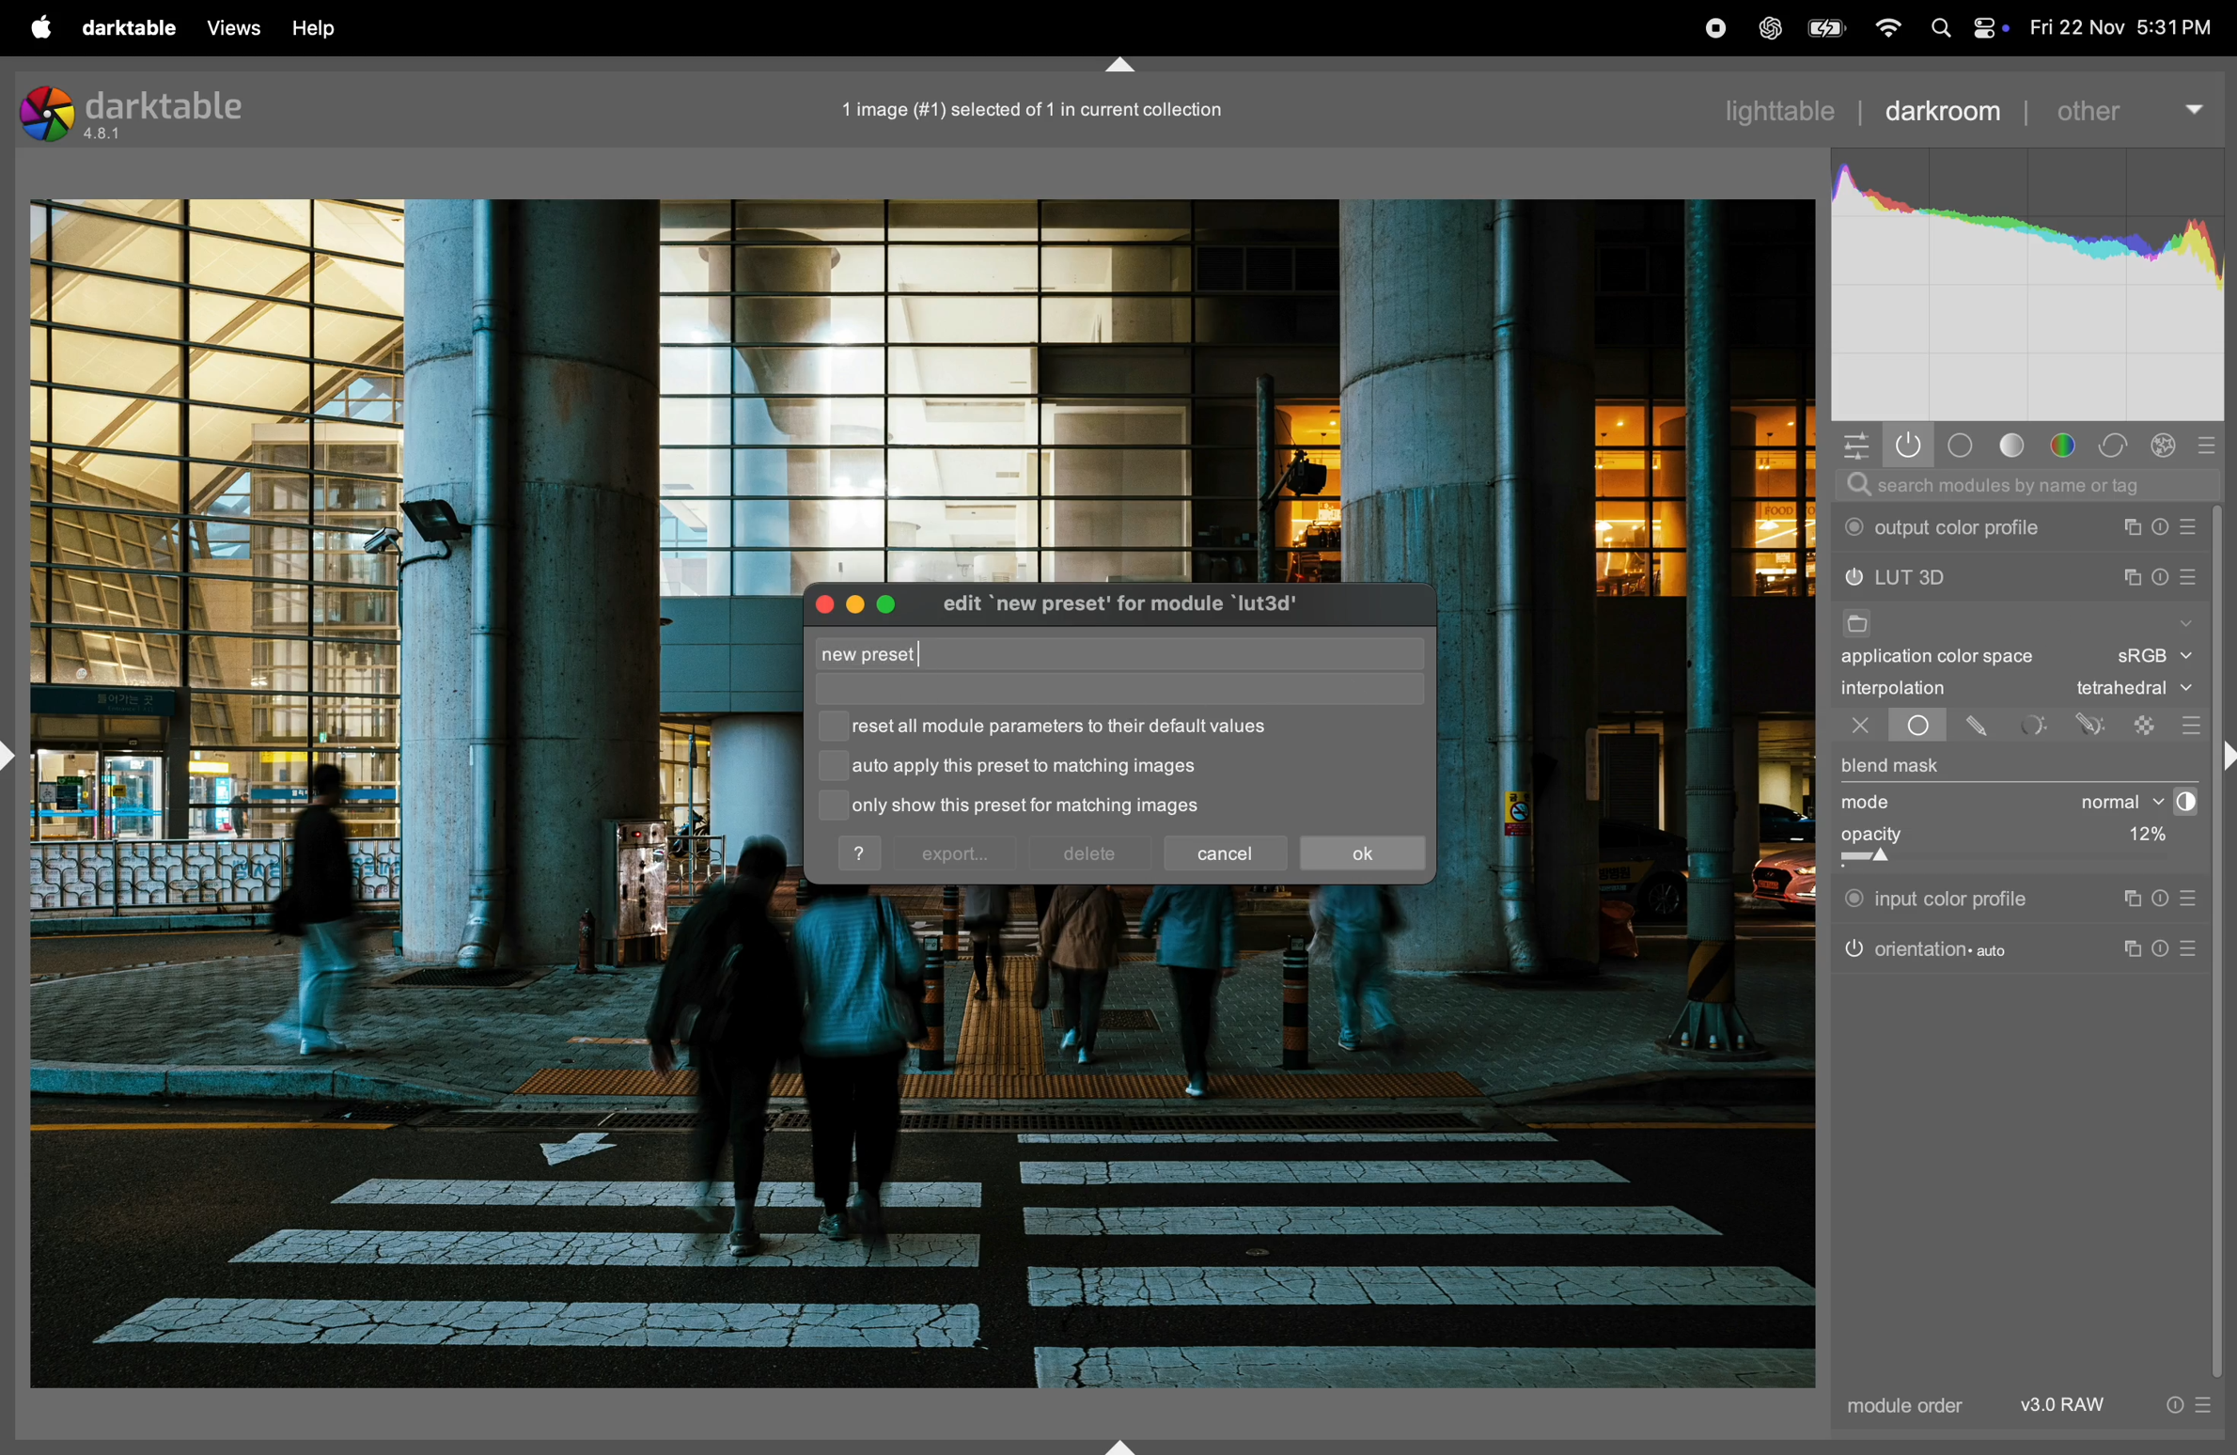 This screenshot has width=2237, height=1455. What do you see at coordinates (2133, 527) in the screenshot?
I see `multiple instance actions` at bounding box center [2133, 527].